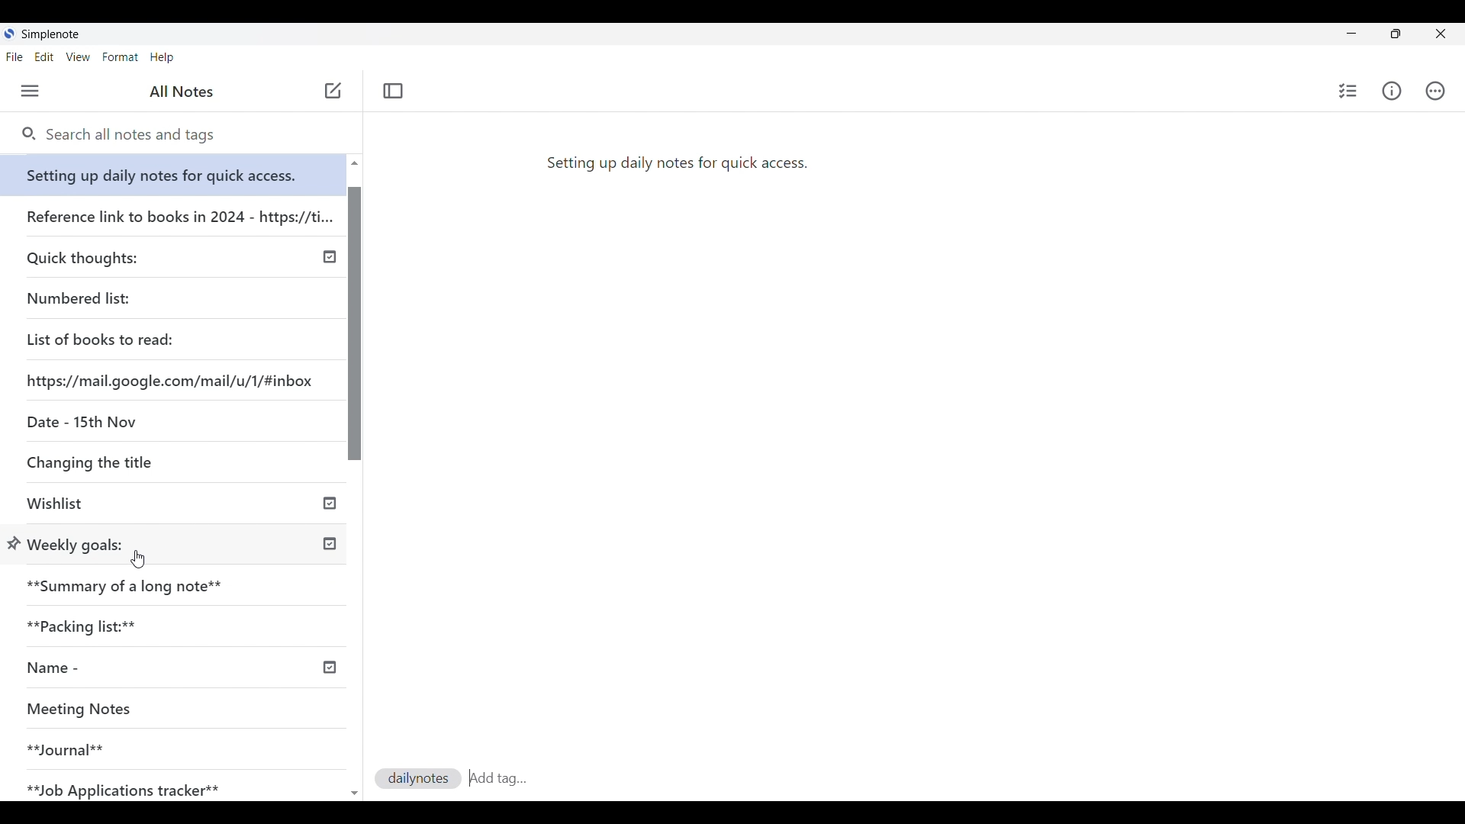 The height and width of the screenshot is (824, 1465). Describe the element at coordinates (1351, 33) in the screenshot. I see `Minimize` at that location.